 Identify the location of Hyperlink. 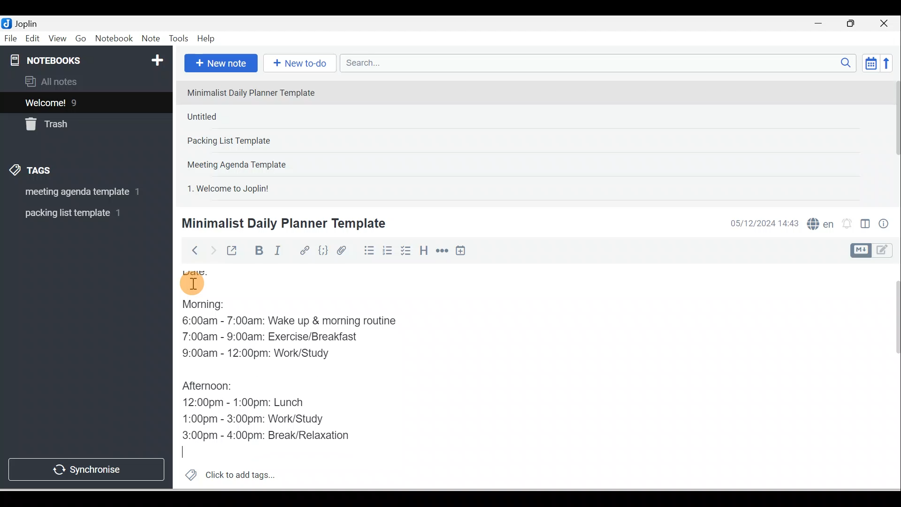
(304, 251).